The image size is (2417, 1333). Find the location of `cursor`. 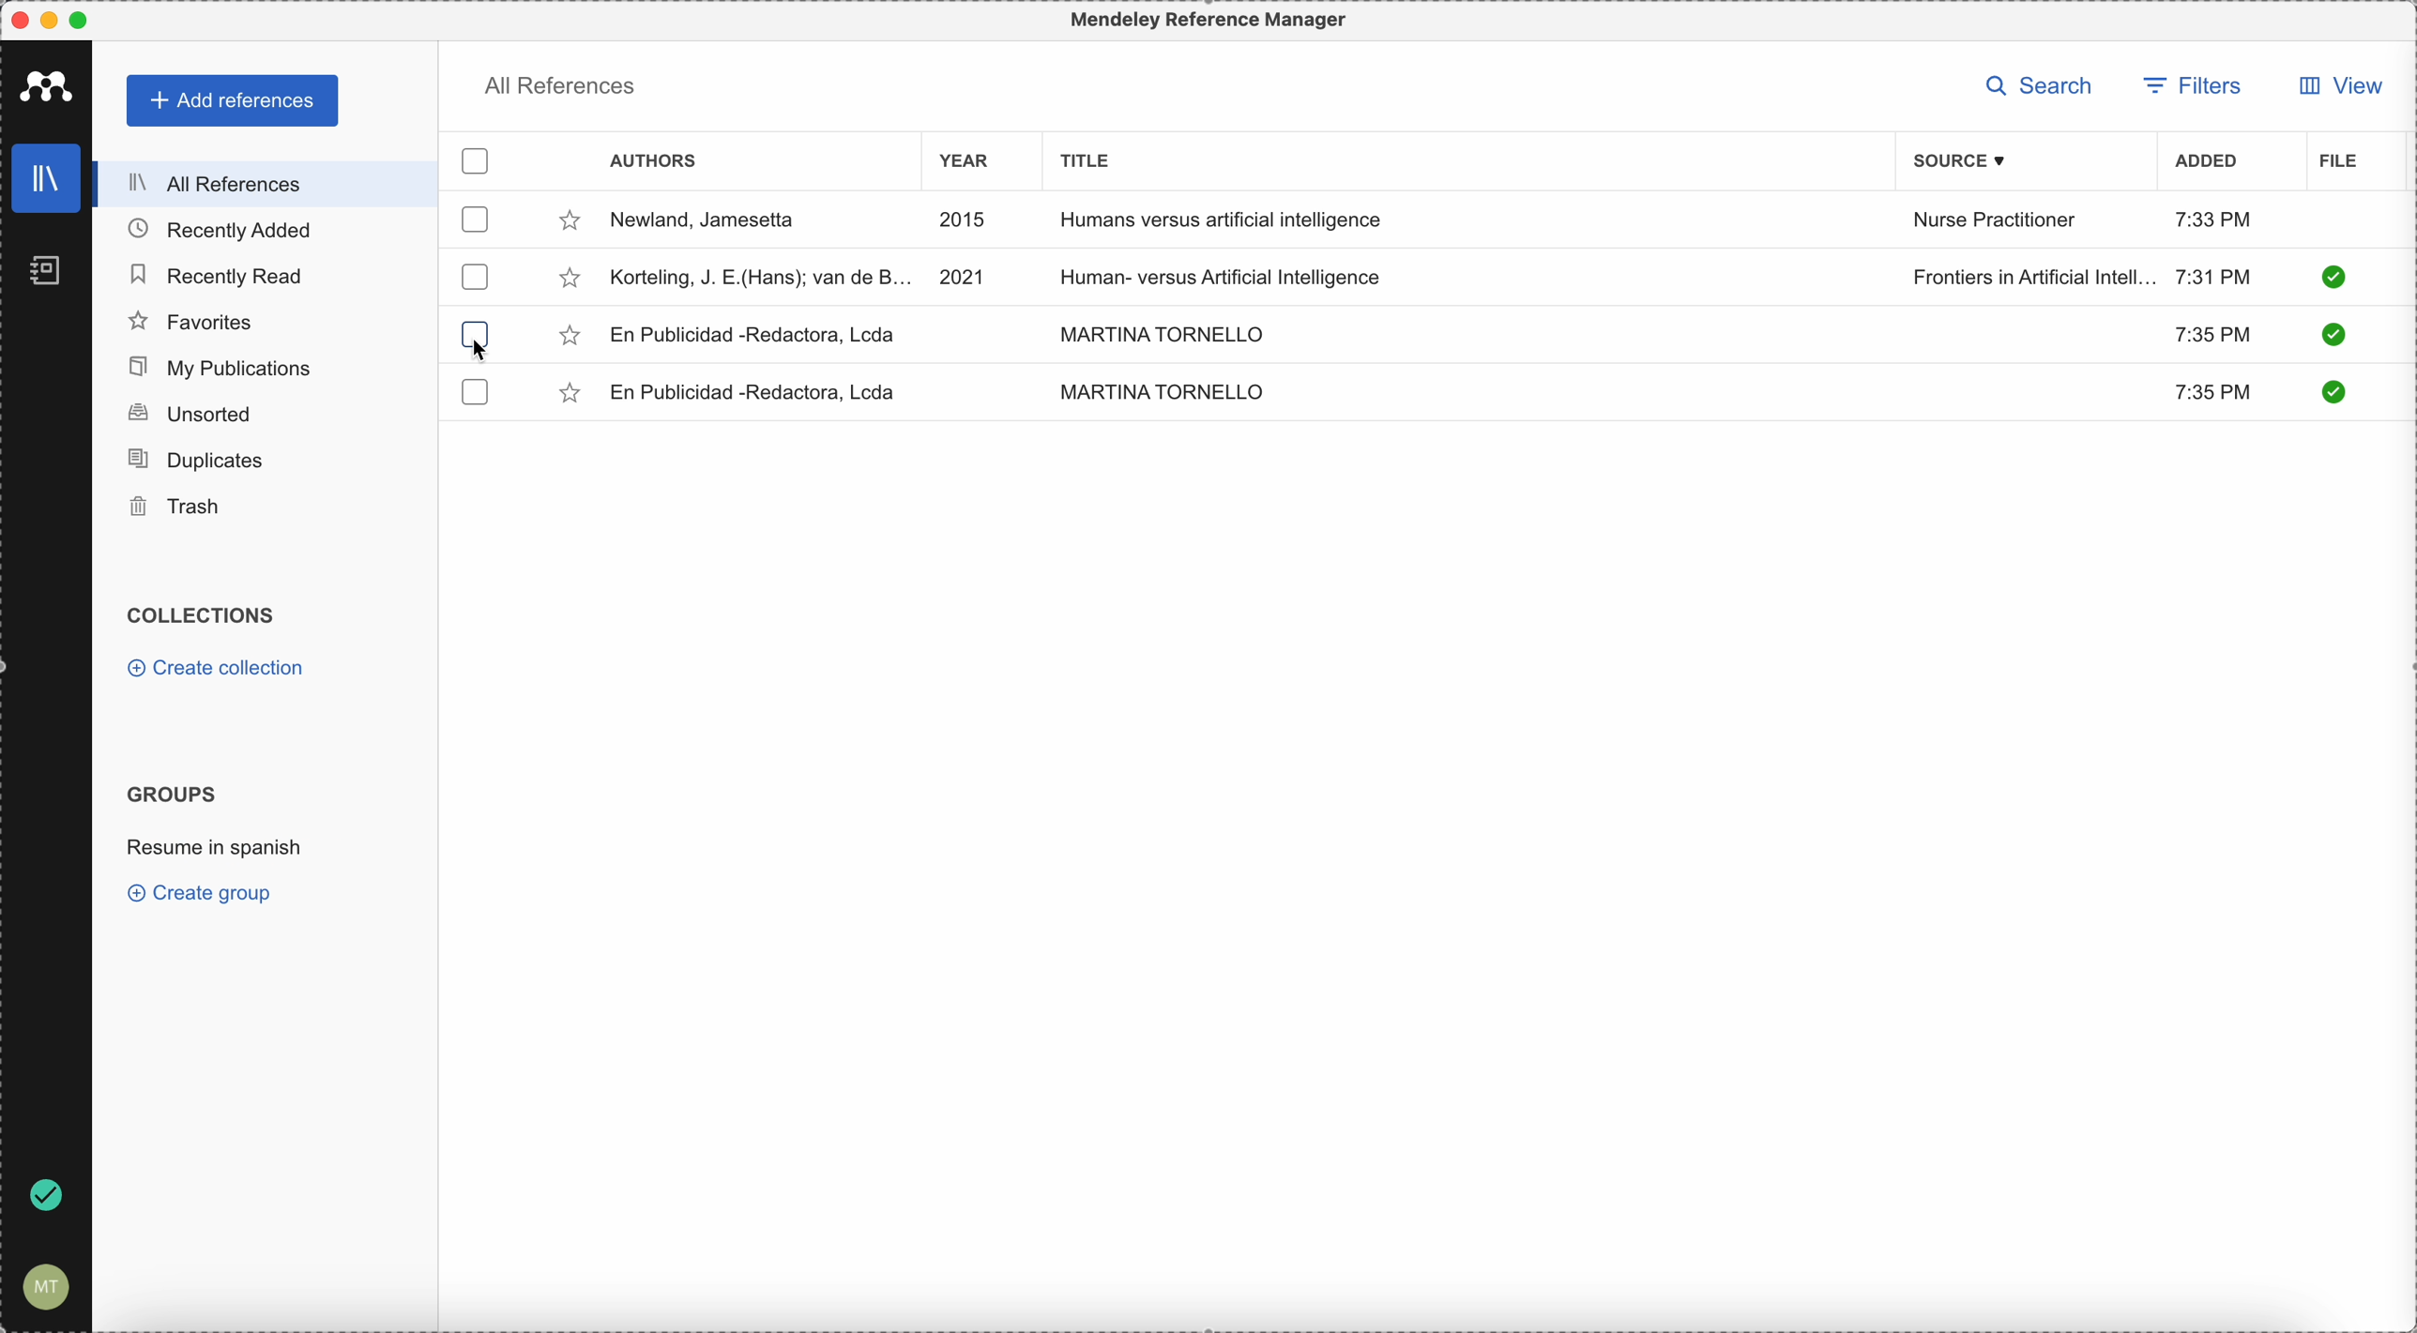

cursor is located at coordinates (482, 352).